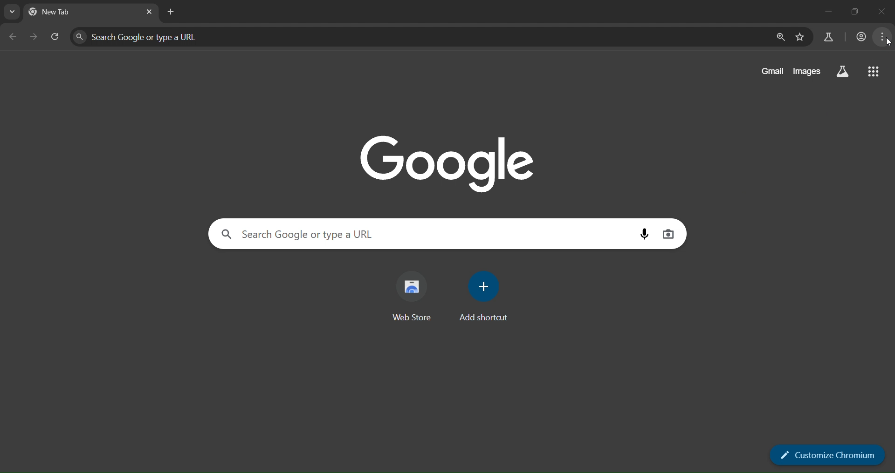 This screenshot has height=473, width=895. I want to click on bookmark page, so click(801, 36).